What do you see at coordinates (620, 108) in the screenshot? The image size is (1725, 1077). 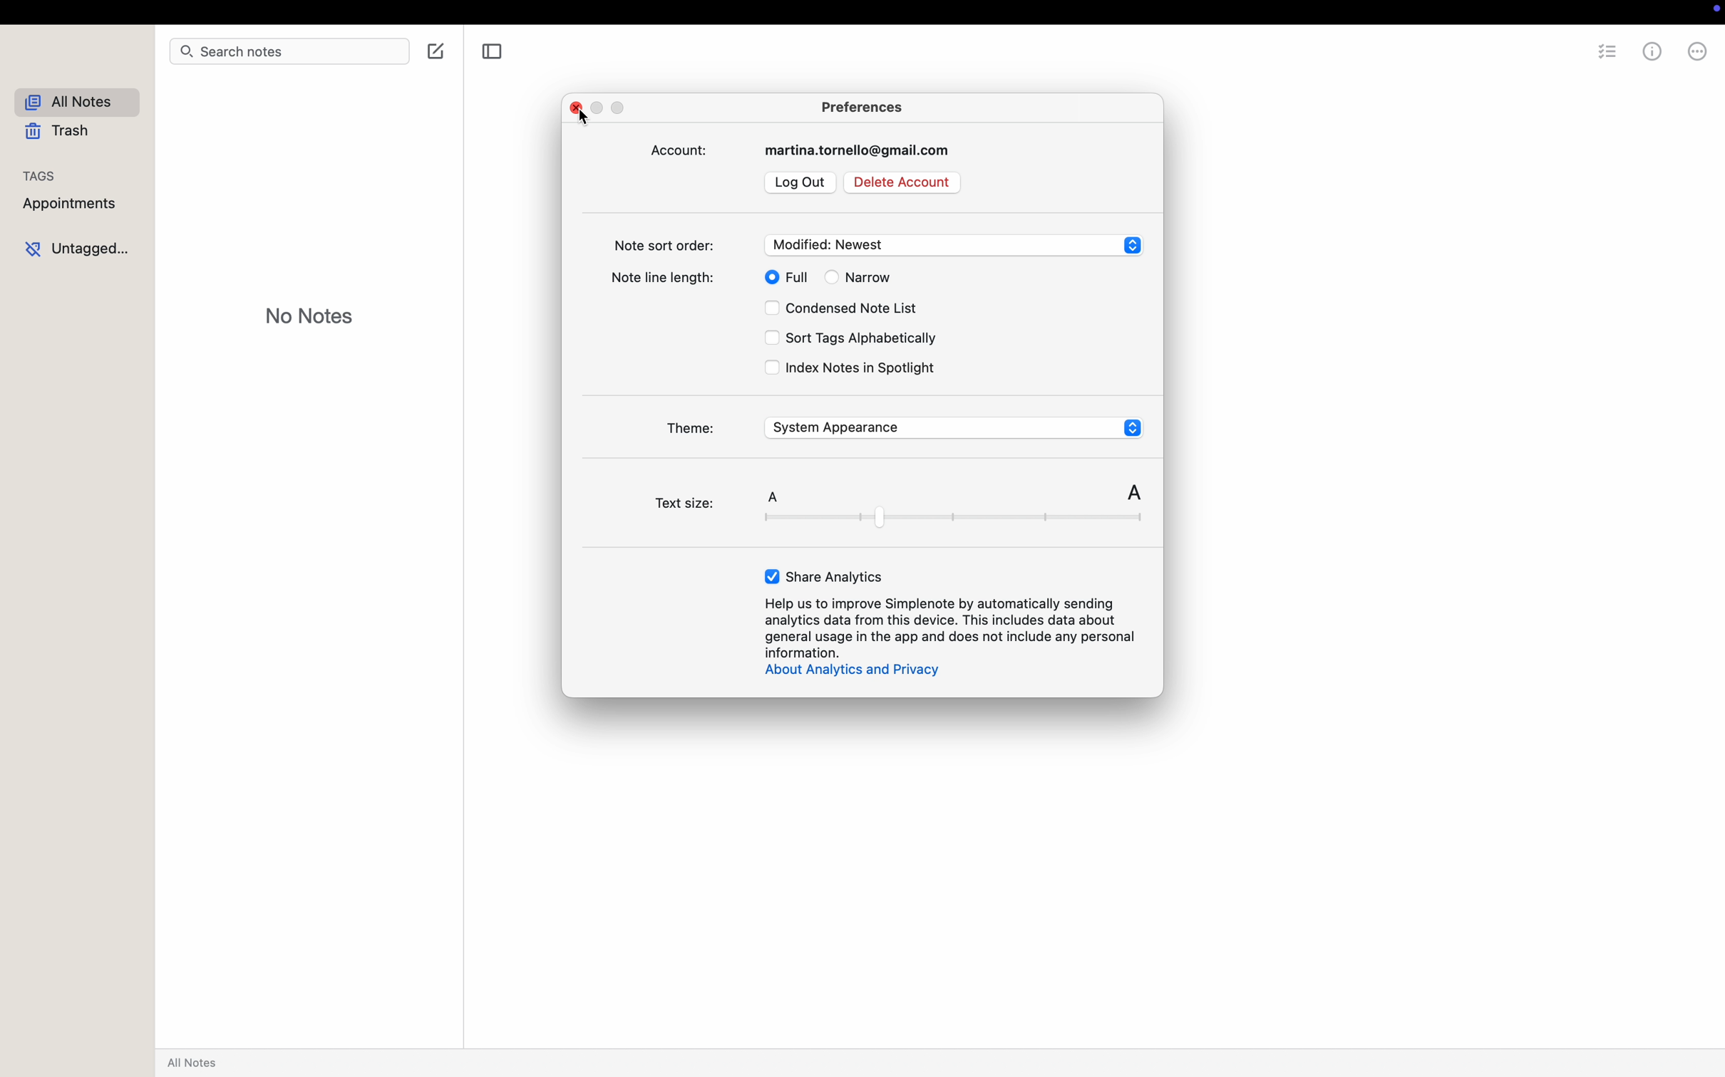 I see `maximize popup` at bounding box center [620, 108].